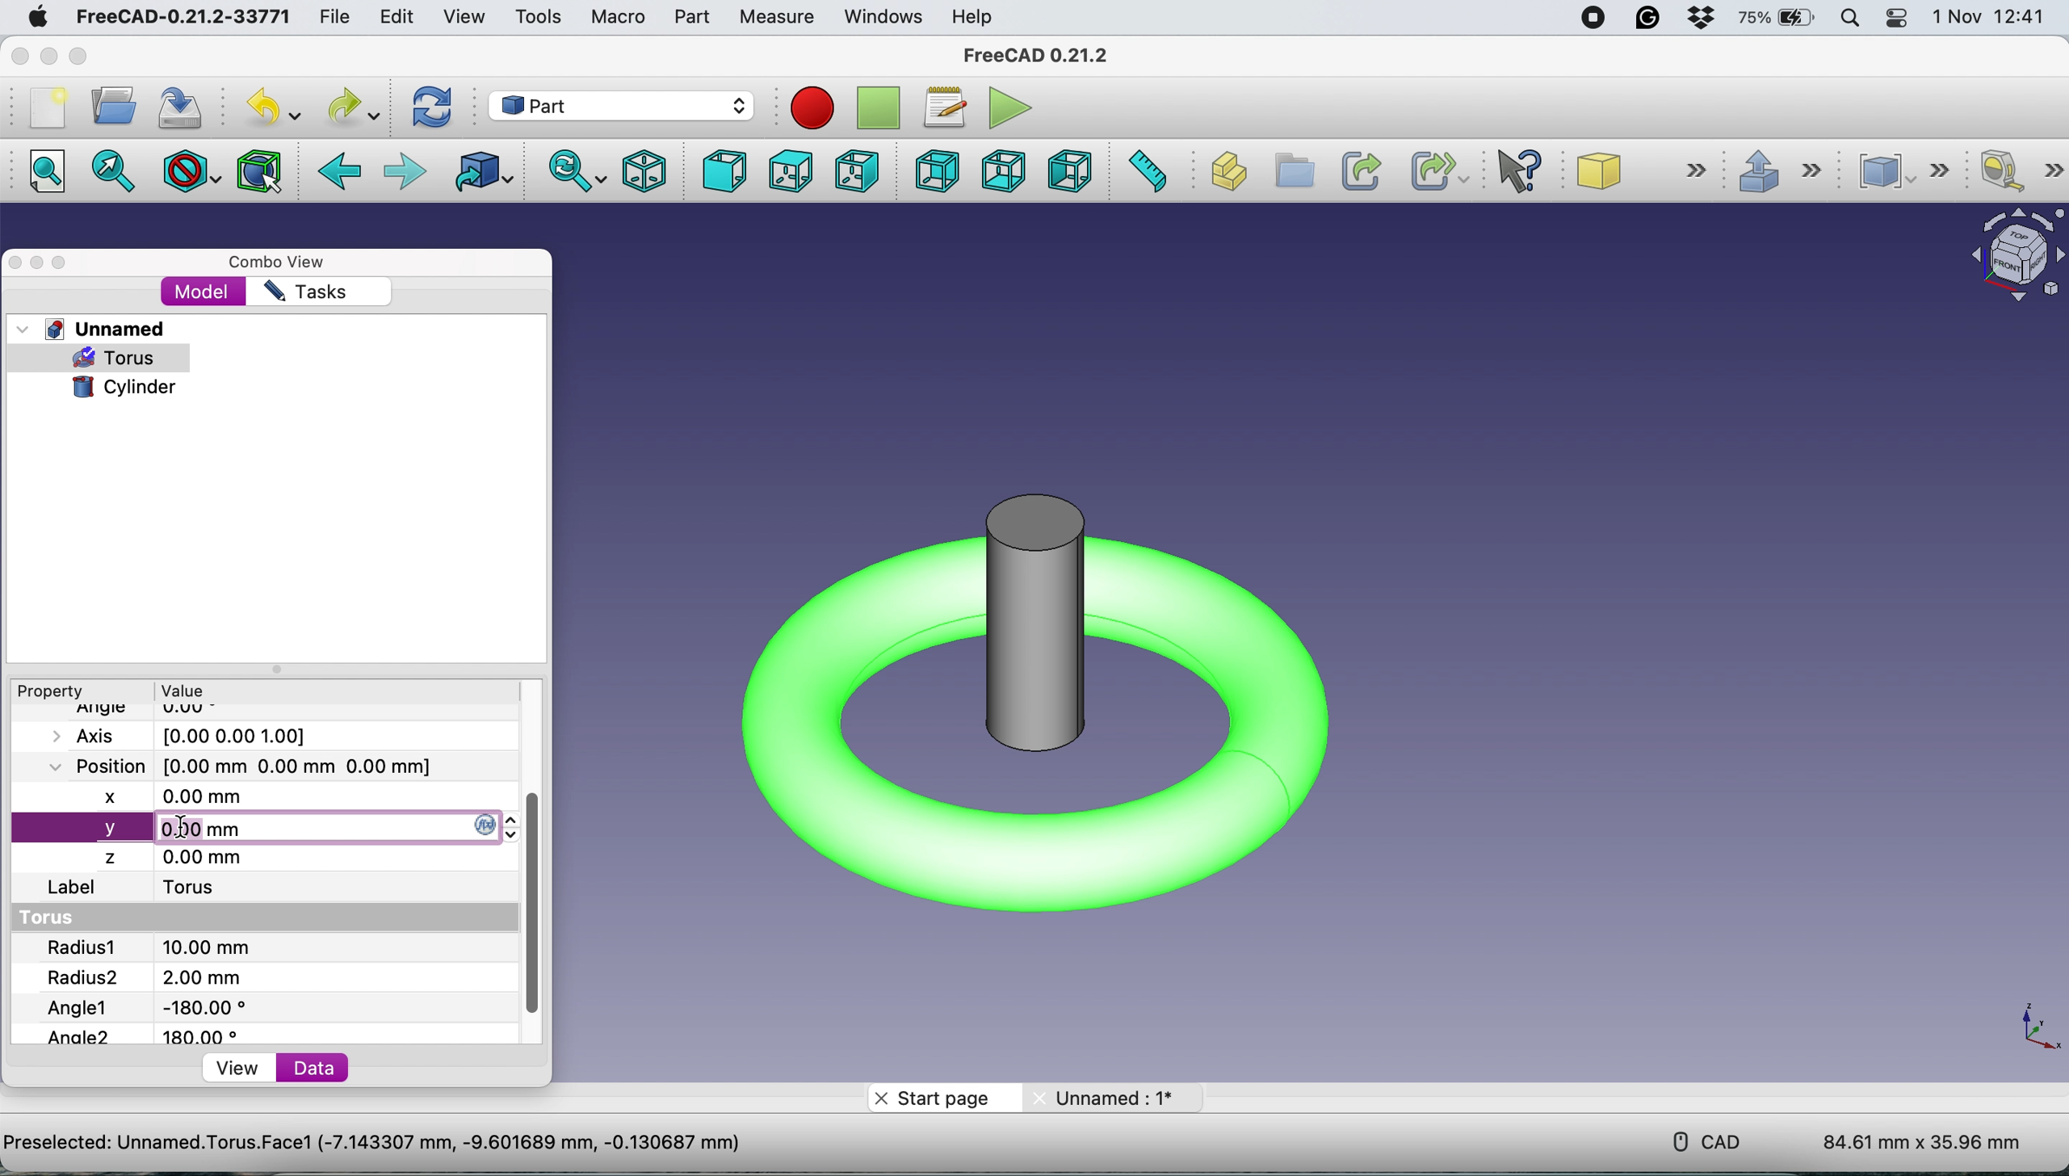 The width and height of the screenshot is (2069, 1176). I want to click on file, so click(335, 18).